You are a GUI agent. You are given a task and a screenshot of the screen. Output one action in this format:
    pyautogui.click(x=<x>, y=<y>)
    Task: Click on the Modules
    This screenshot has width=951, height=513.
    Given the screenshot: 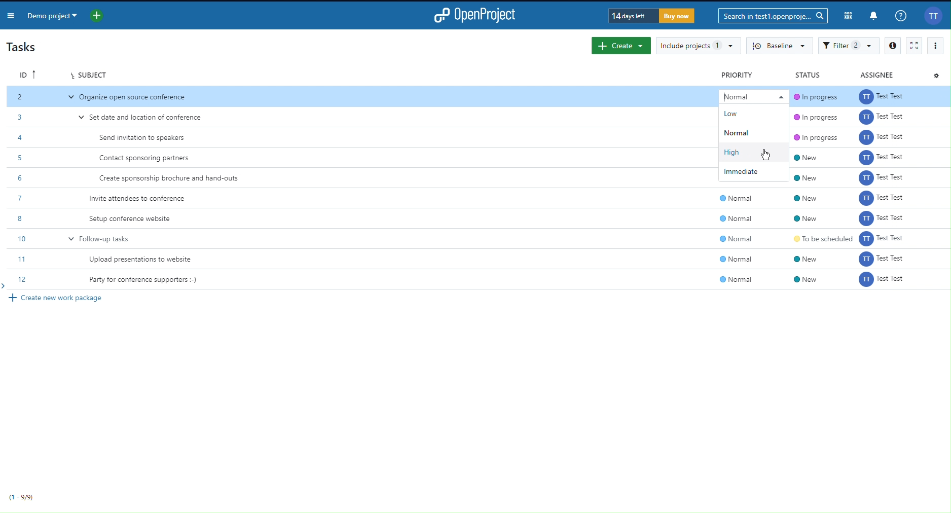 What is the action you would take?
    pyautogui.click(x=849, y=17)
    